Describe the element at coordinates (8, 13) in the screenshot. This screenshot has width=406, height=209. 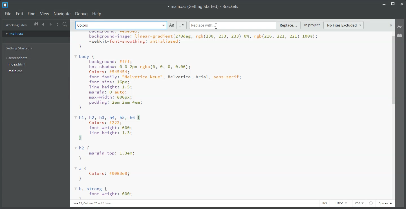
I see `File` at that location.